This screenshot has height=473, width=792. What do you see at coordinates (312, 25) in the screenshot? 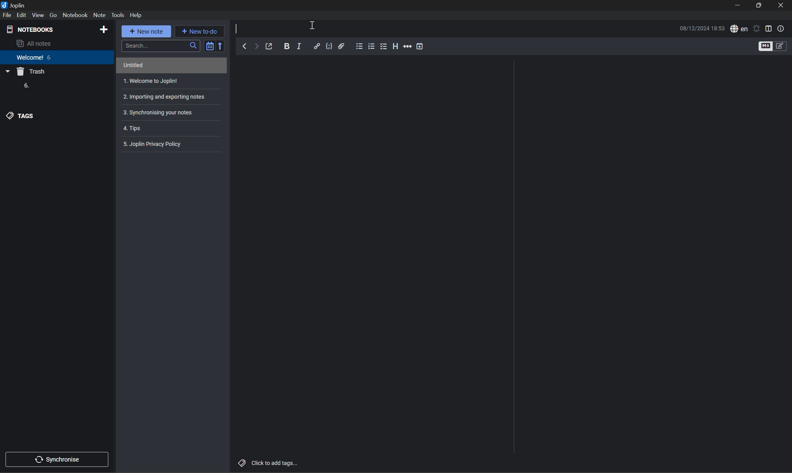
I see `Cursor` at bounding box center [312, 25].